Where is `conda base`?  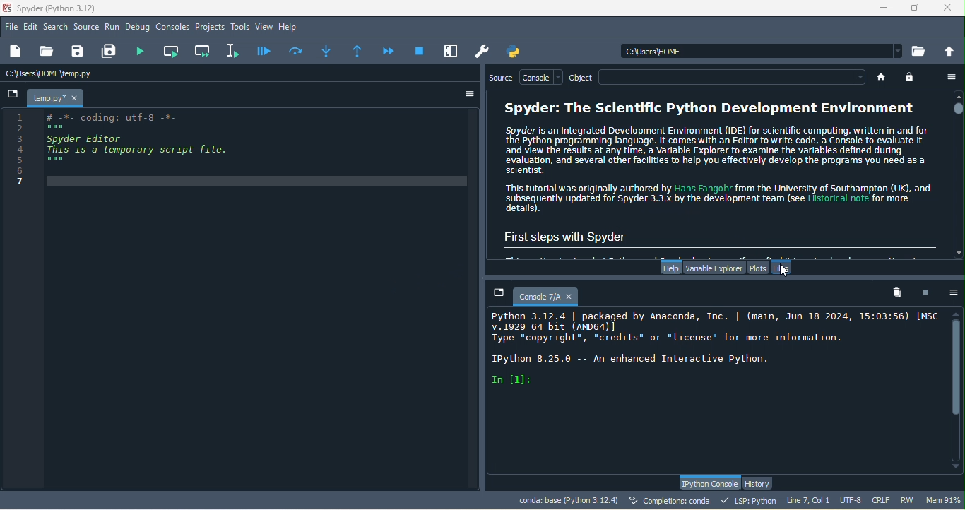 conda base is located at coordinates (568, 500).